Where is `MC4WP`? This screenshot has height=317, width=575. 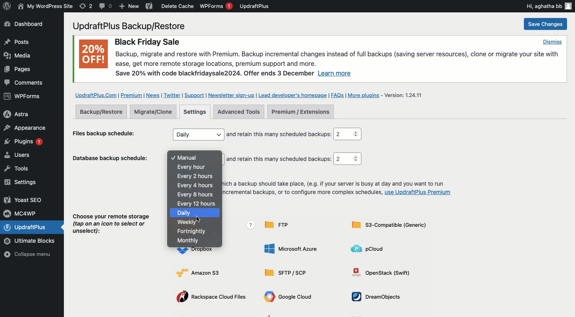
MC4WP is located at coordinates (22, 213).